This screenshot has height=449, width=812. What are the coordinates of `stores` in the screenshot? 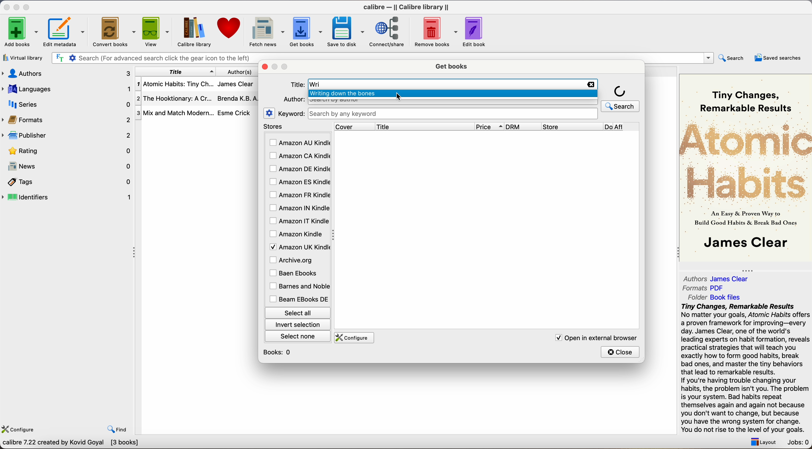 It's located at (297, 127).